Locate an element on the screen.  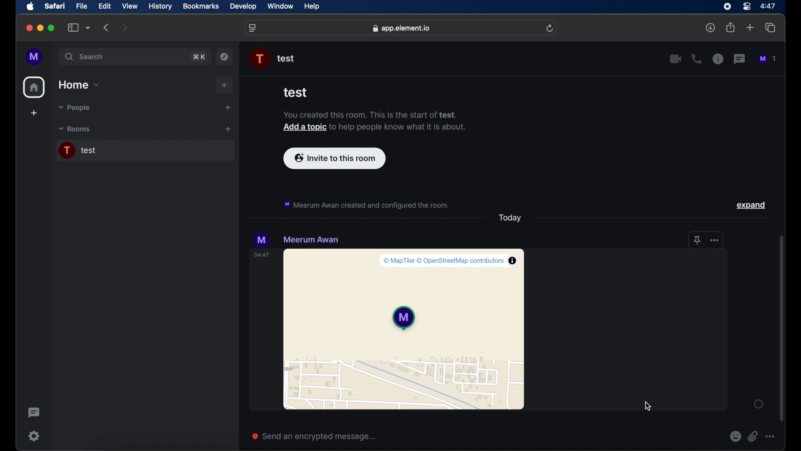
explore rooms is located at coordinates (225, 56).